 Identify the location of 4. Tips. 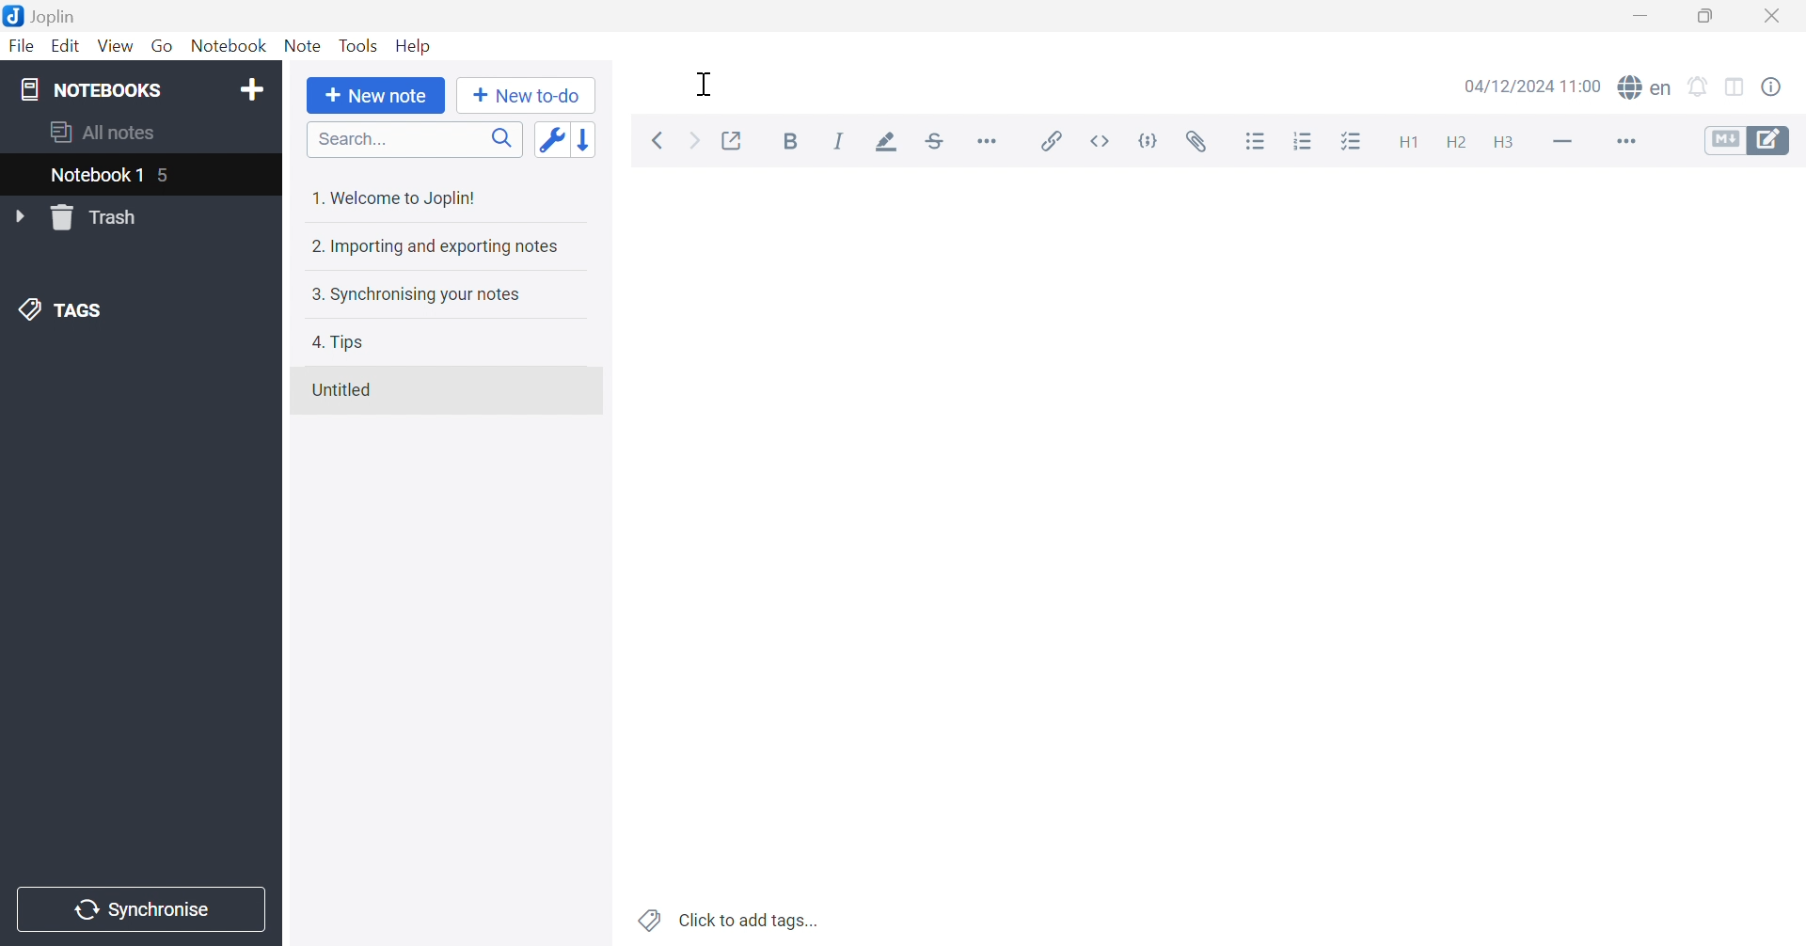
(342, 340).